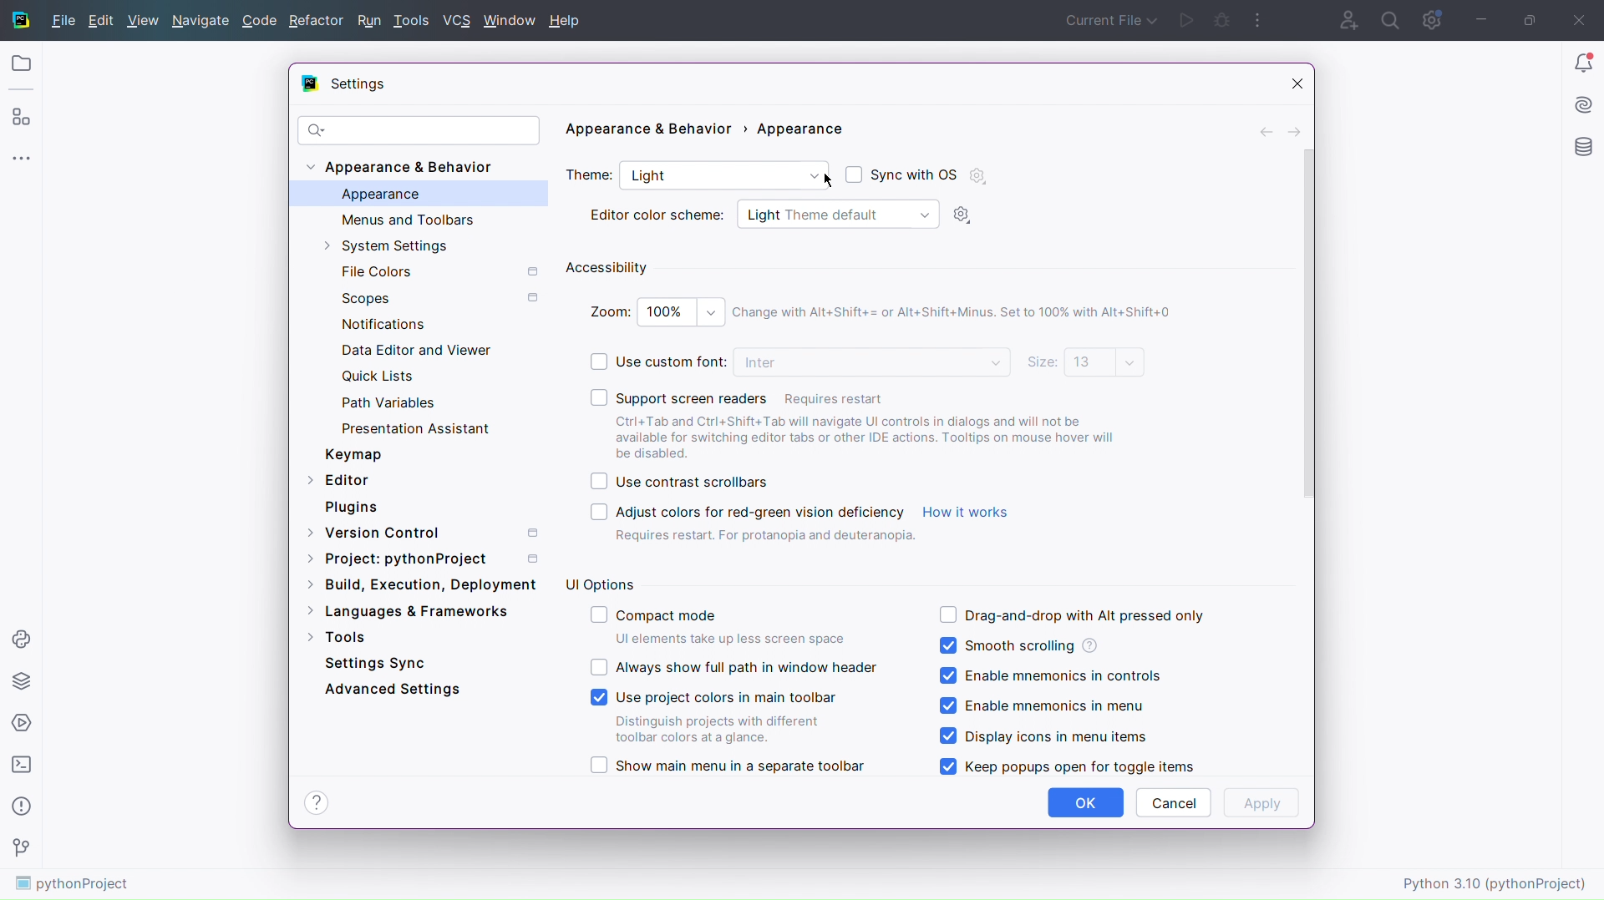 The width and height of the screenshot is (1604, 900). What do you see at coordinates (375, 663) in the screenshot?
I see `Settings Sync` at bounding box center [375, 663].